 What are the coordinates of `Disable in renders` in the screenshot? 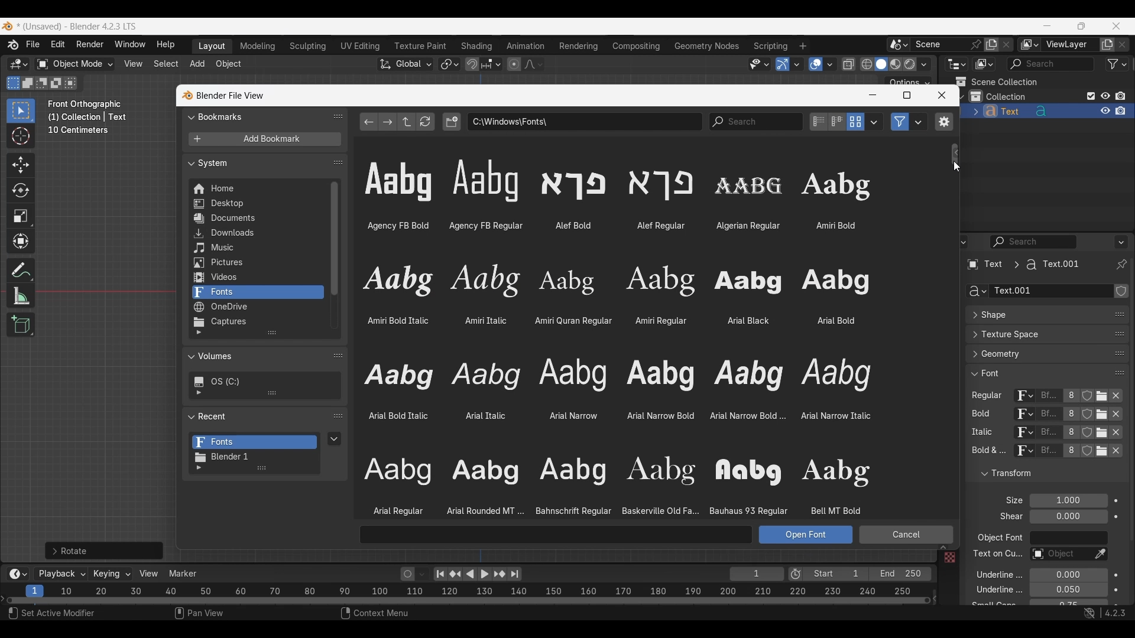 It's located at (1120, 96).